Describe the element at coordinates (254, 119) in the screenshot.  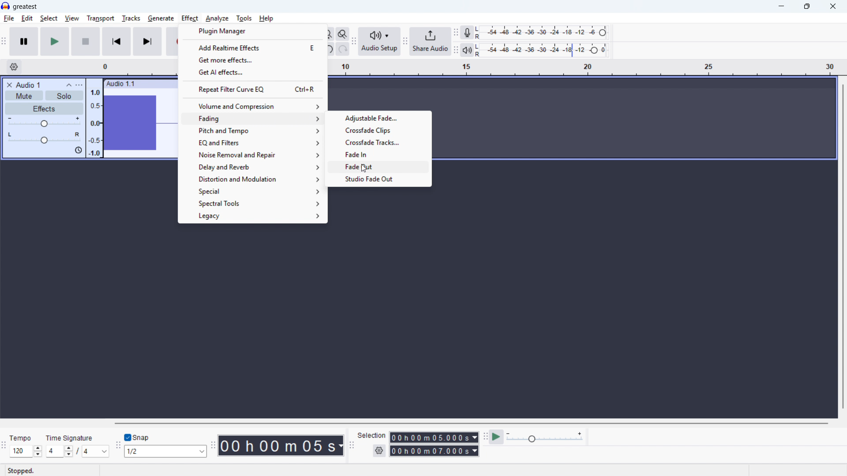
I see `Fading ` at that location.